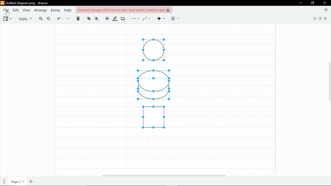 Image resolution: width=331 pixels, height=186 pixels. I want to click on Horizomtal cursor, so click(163, 175).